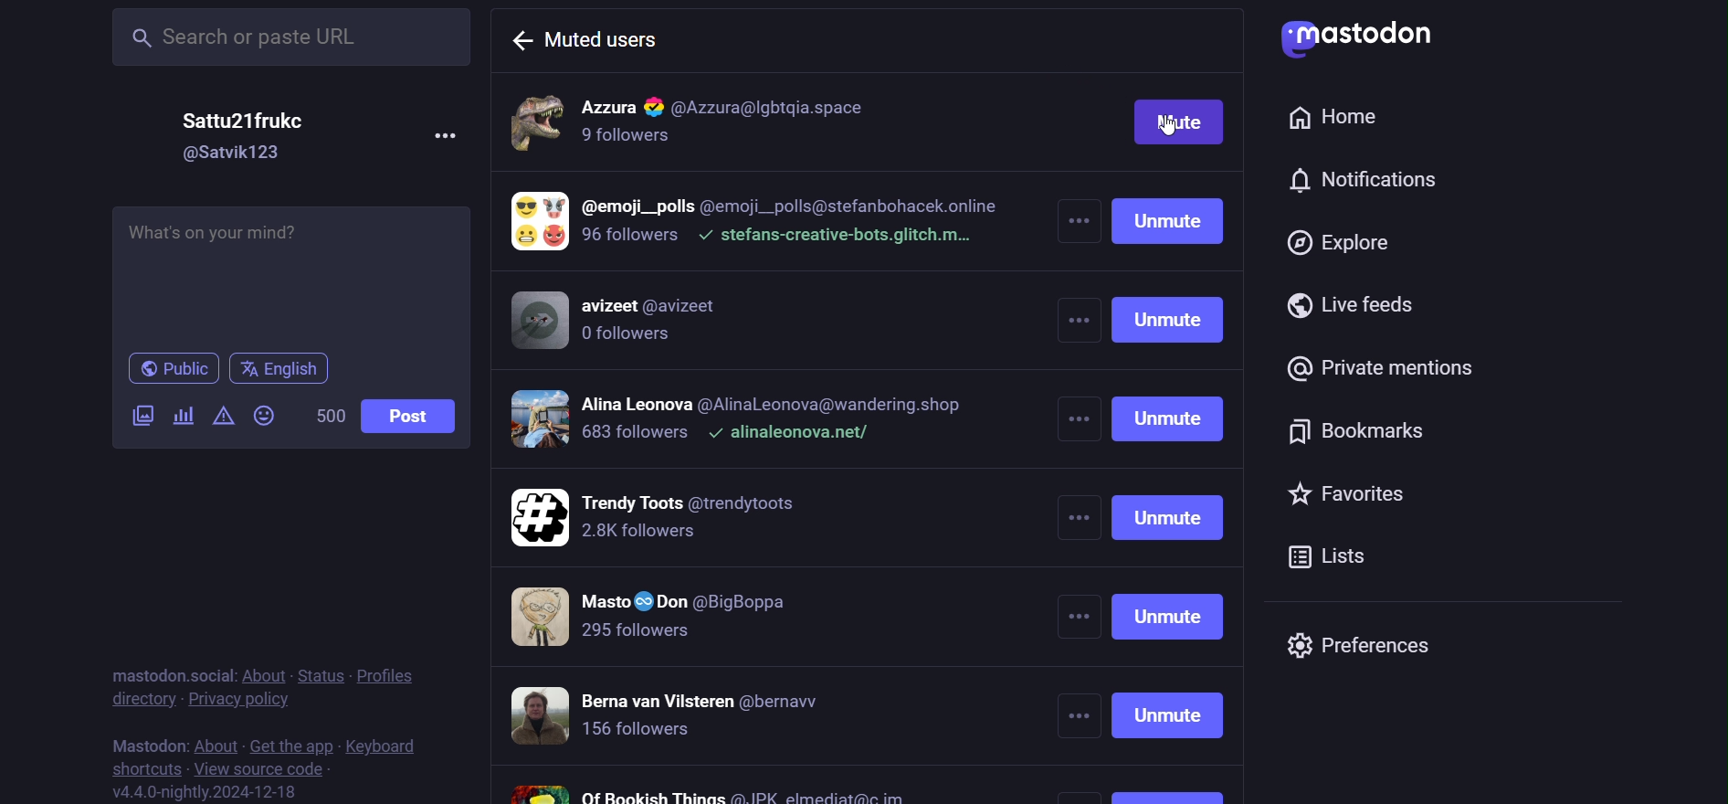 The width and height of the screenshot is (1728, 804). What do you see at coordinates (319, 674) in the screenshot?
I see `status` at bounding box center [319, 674].